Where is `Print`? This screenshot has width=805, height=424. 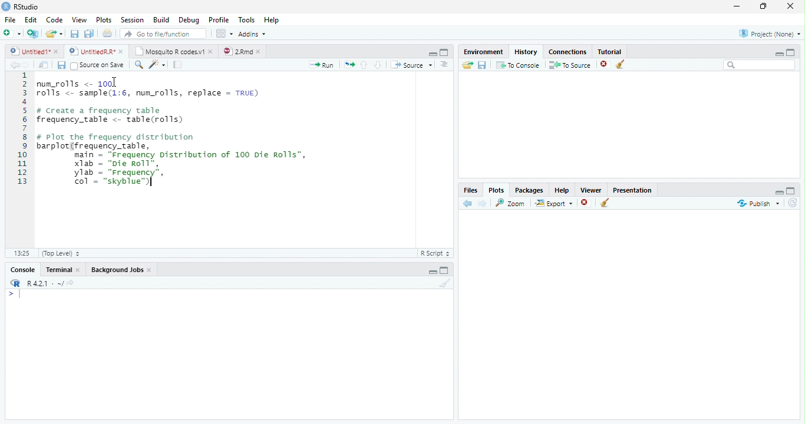 Print is located at coordinates (107, 33).